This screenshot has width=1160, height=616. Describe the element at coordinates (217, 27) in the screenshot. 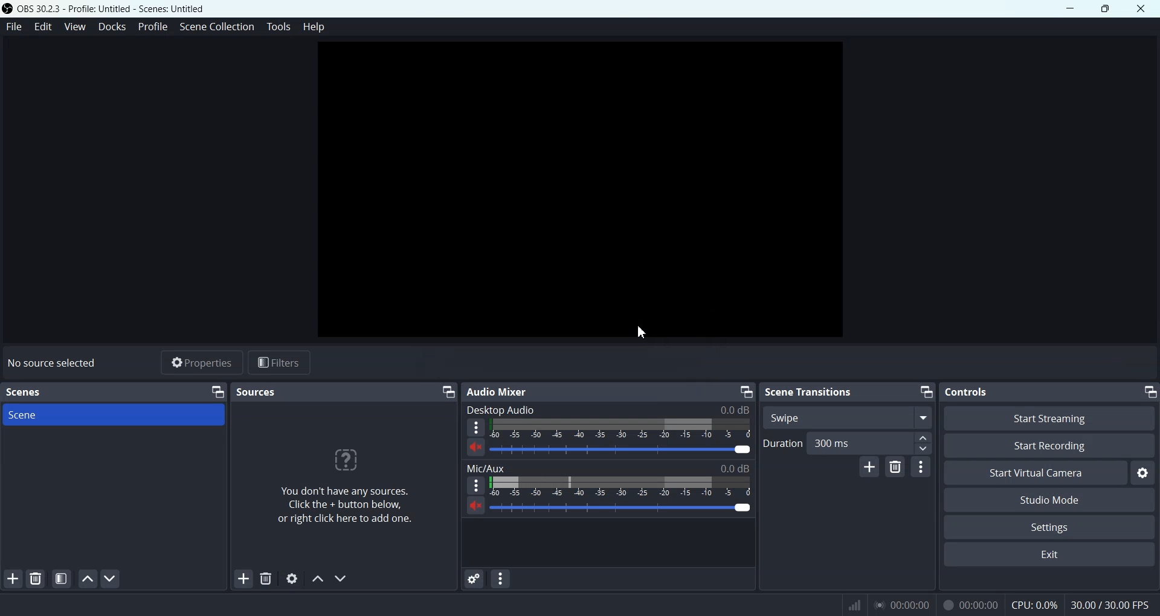

I see `Scene Collection` at that location.